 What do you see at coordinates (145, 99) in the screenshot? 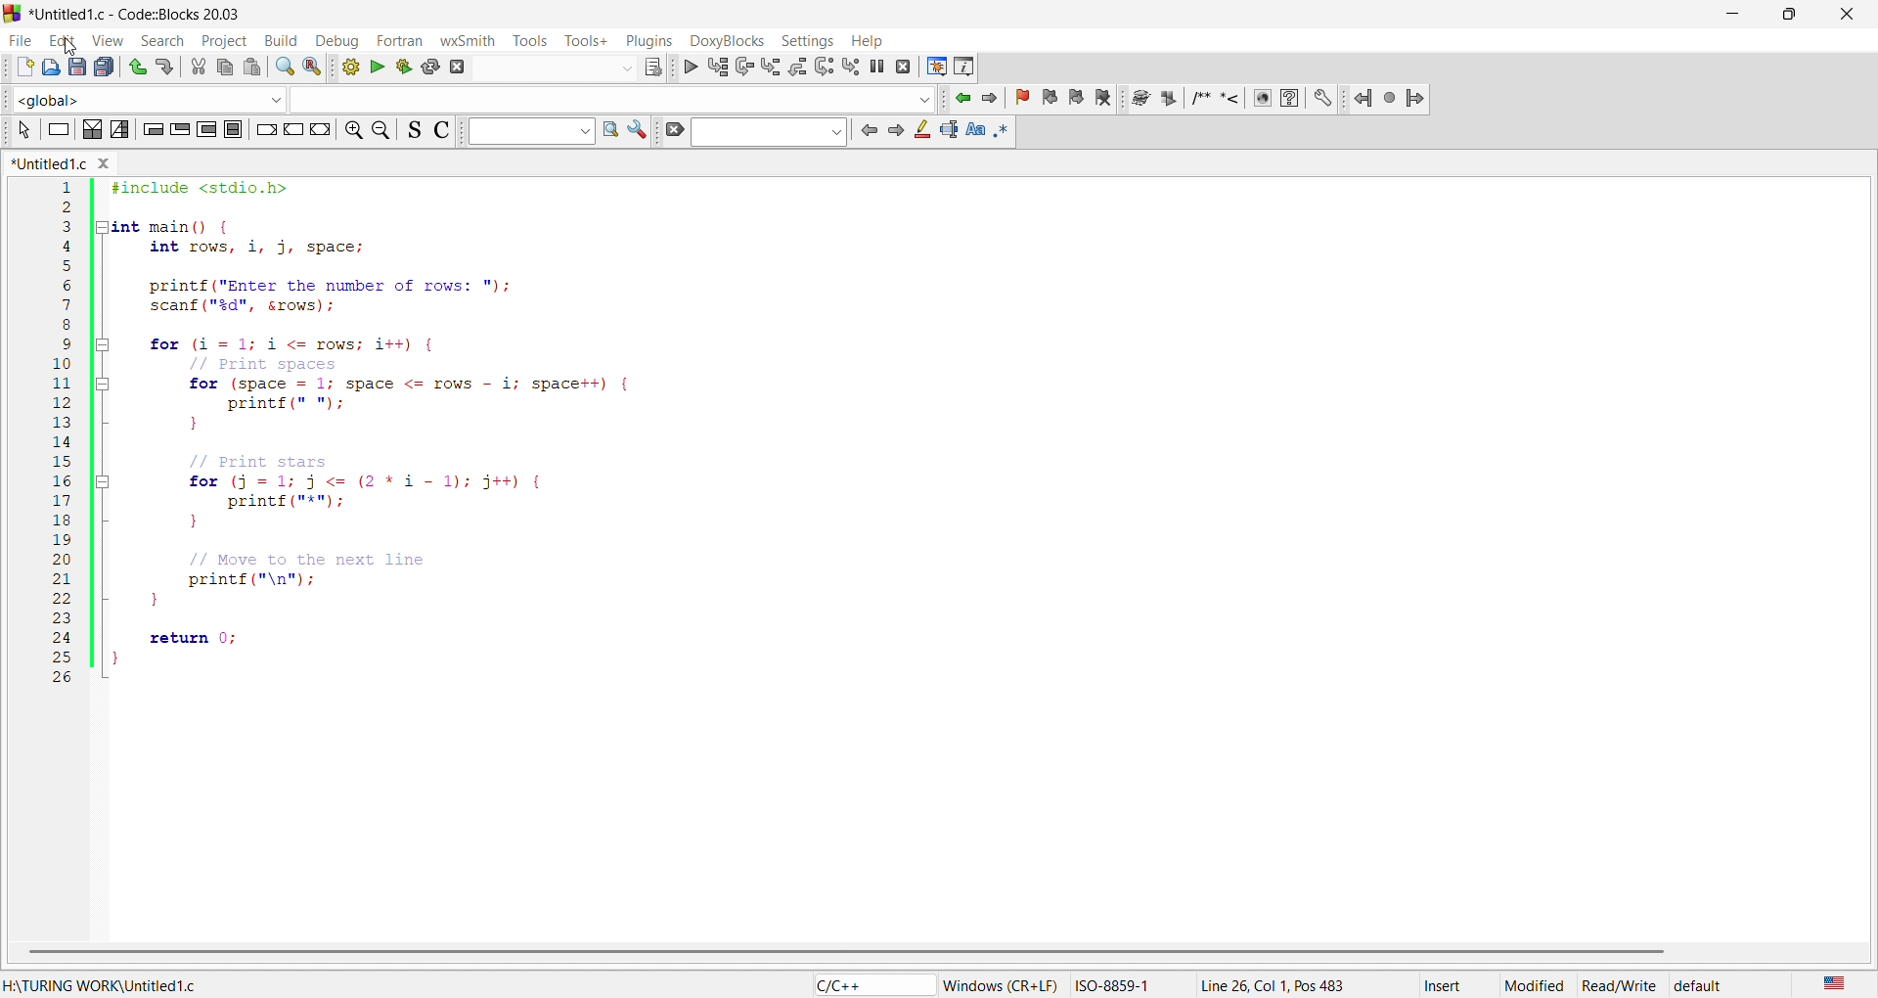
I see `function scope` at bounding box center [145, 99].